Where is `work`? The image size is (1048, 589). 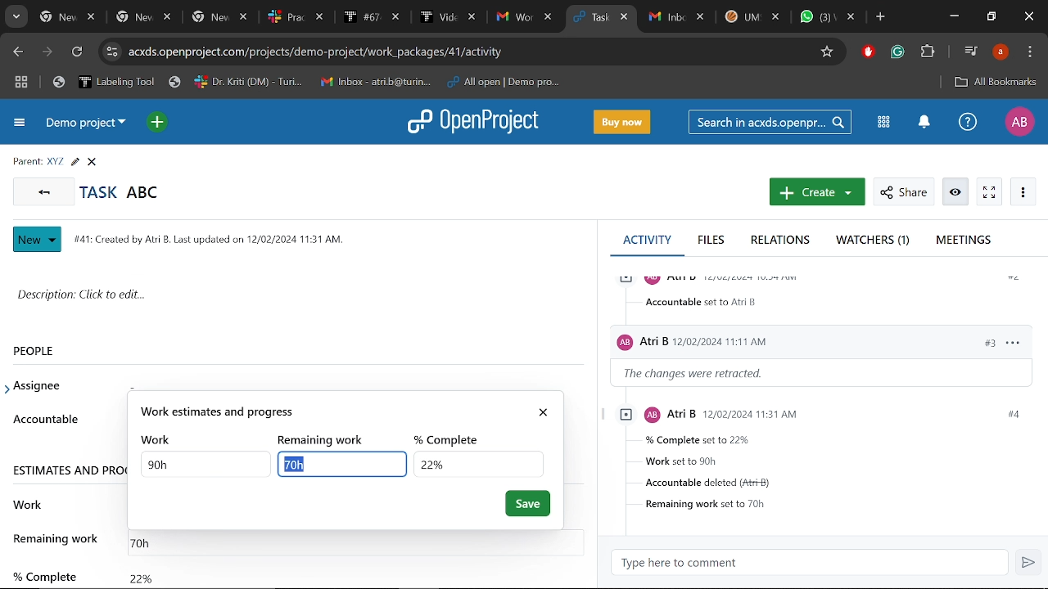 work is located at coordinates (29, 502).